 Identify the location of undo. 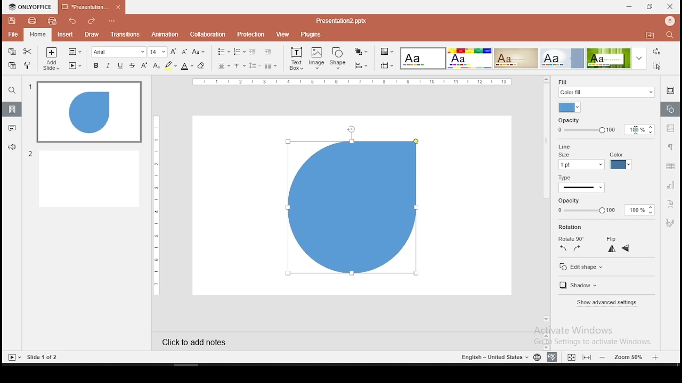
(71, 21).